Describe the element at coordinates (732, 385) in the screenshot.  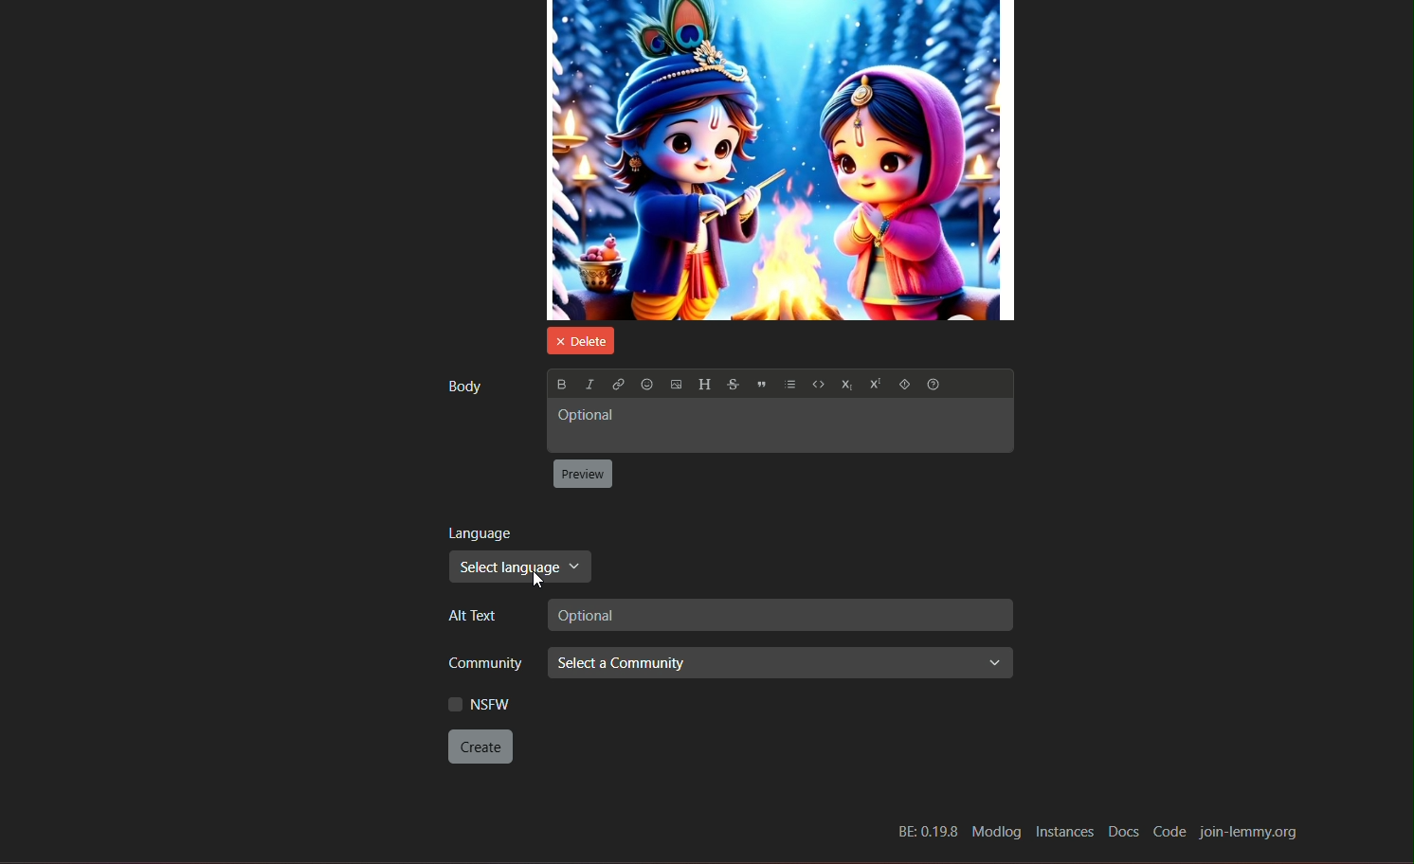
I see `strikethrough` at that location.